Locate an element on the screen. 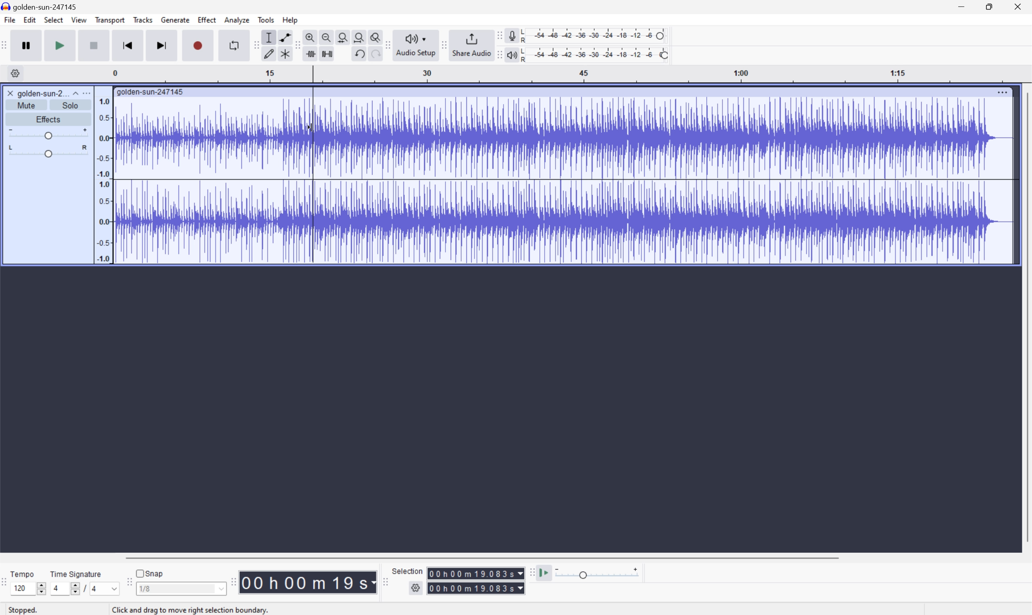  Cursor is located at coordinates (307, 131).